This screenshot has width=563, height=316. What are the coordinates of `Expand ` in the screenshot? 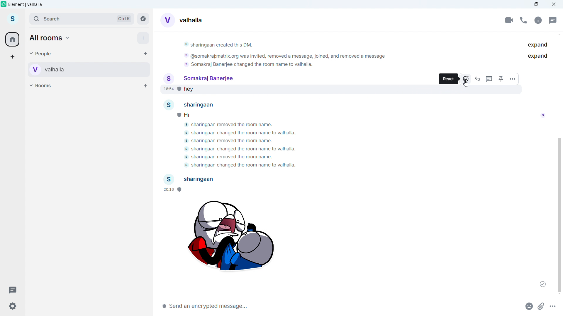 It's located at (537, 44).